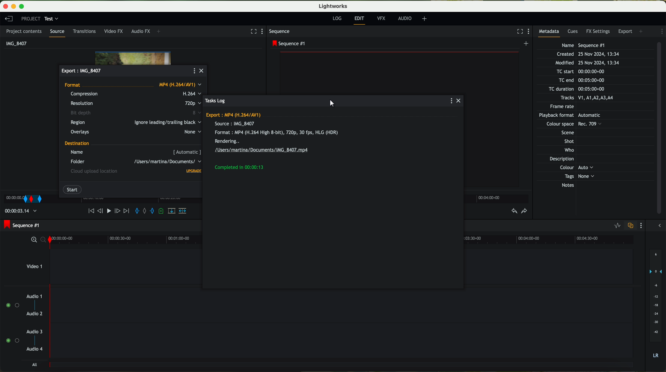 The width and height of the screenshot is (666, 372). What do you see at coordinates (373, 212) in the screenshot?
I see `play` at bounding box center [373, 212].